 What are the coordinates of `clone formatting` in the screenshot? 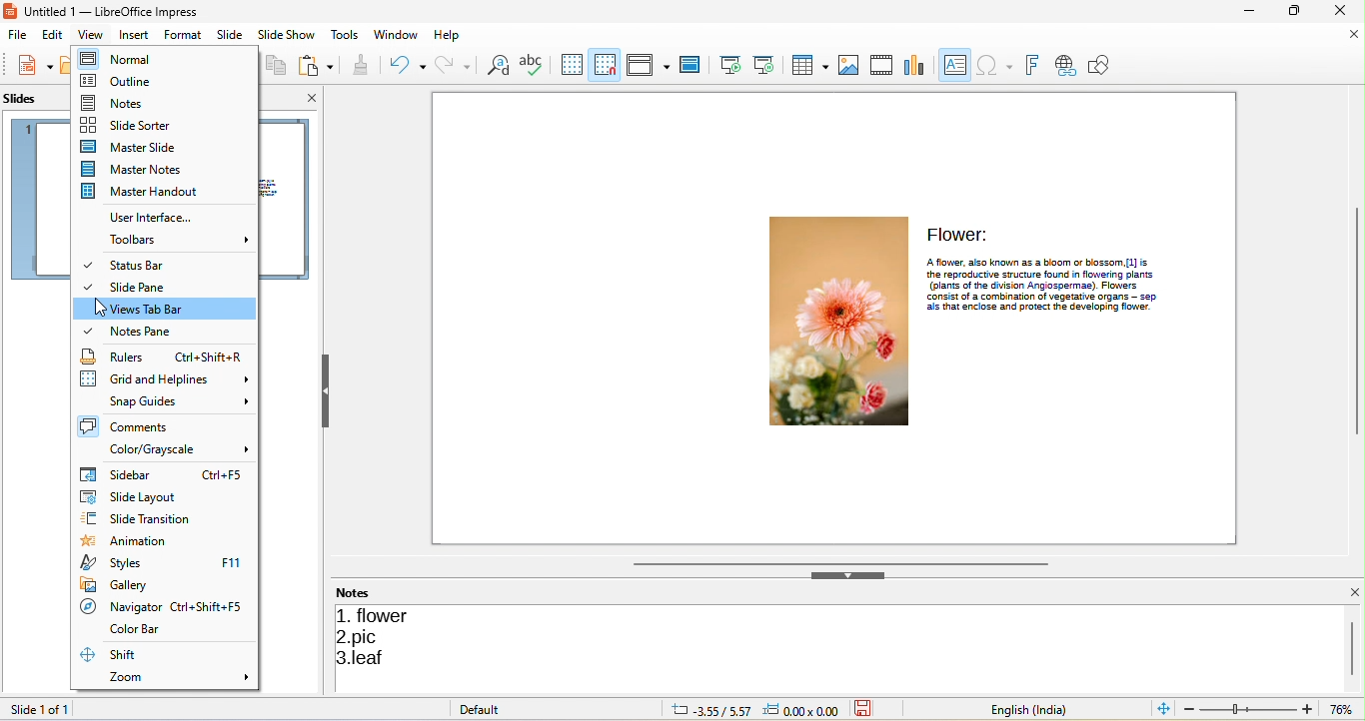 It's located at (359, 65).